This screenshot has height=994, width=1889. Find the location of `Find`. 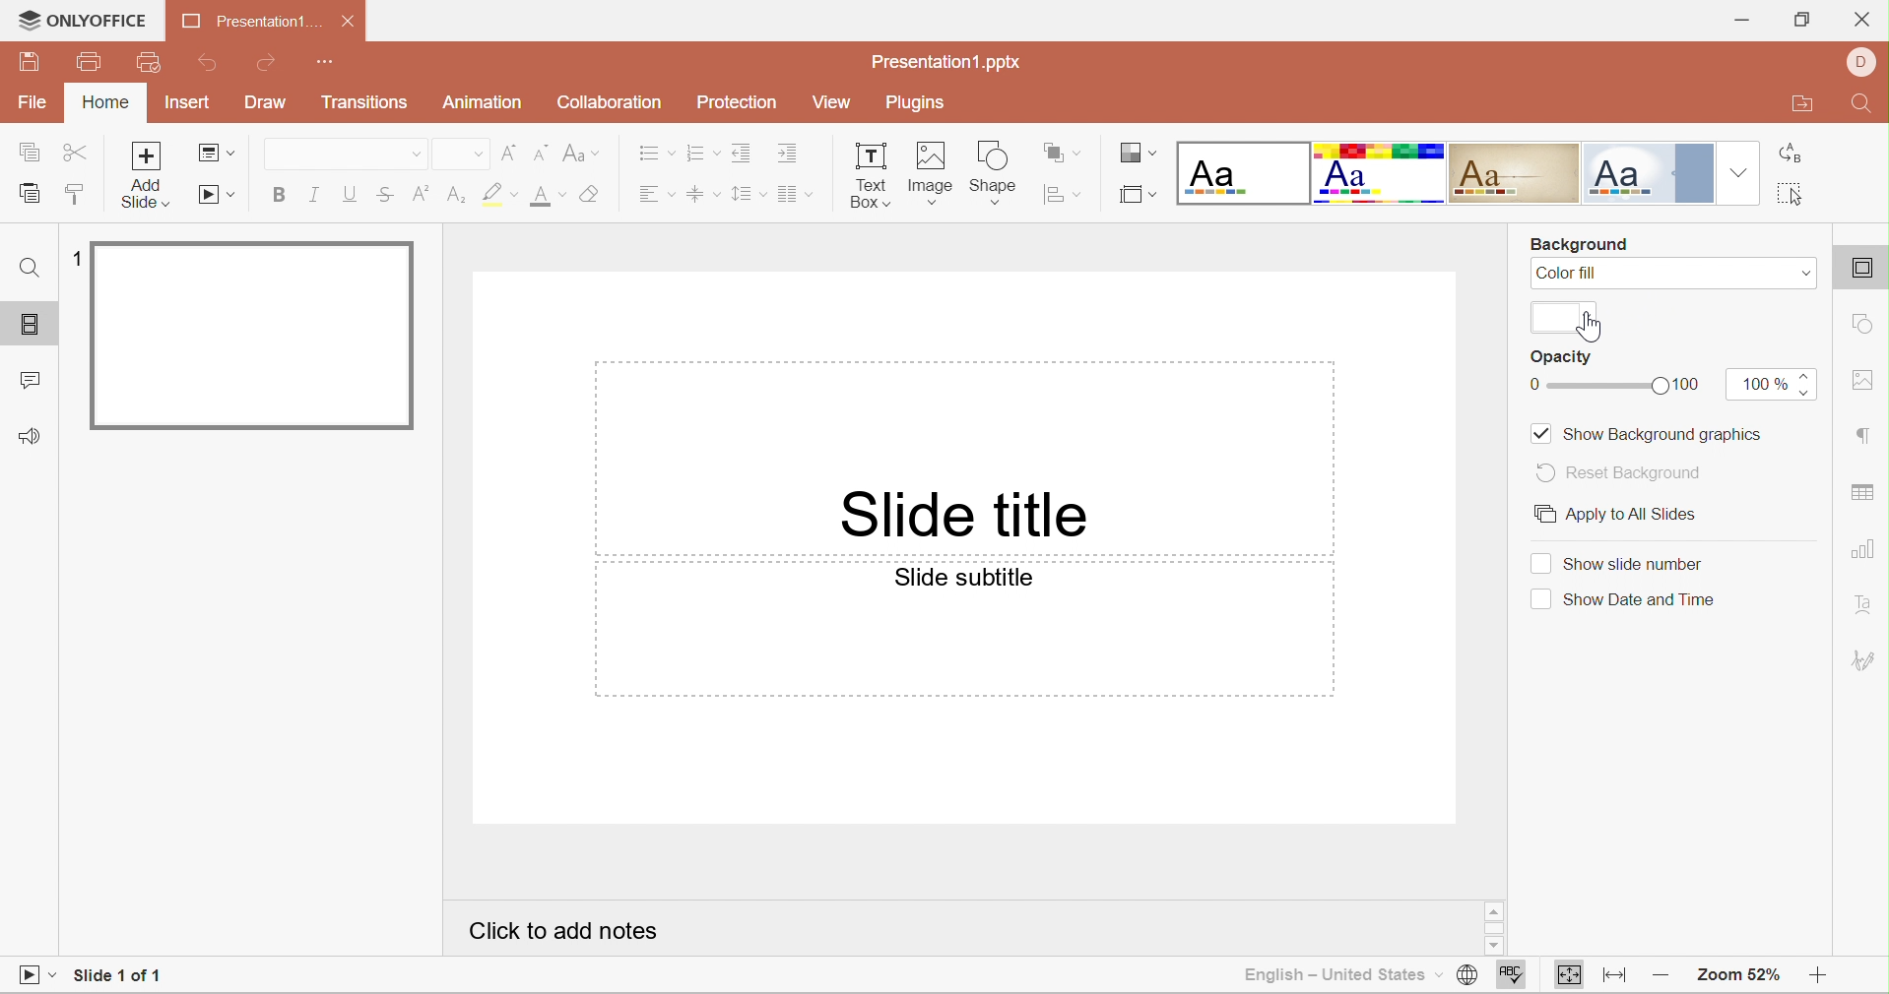

Find is located at coordinates (1865, 106).